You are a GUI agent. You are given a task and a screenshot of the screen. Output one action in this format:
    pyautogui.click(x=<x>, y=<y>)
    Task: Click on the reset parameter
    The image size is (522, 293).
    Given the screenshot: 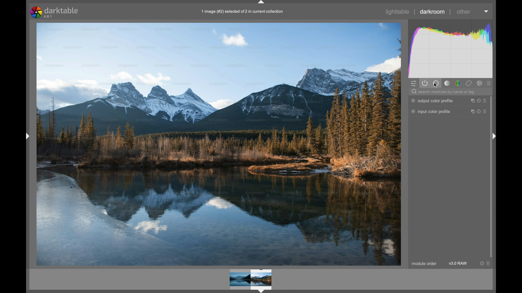 What is the action you would take?
    pyautogui.click(x=478, y=100)
    